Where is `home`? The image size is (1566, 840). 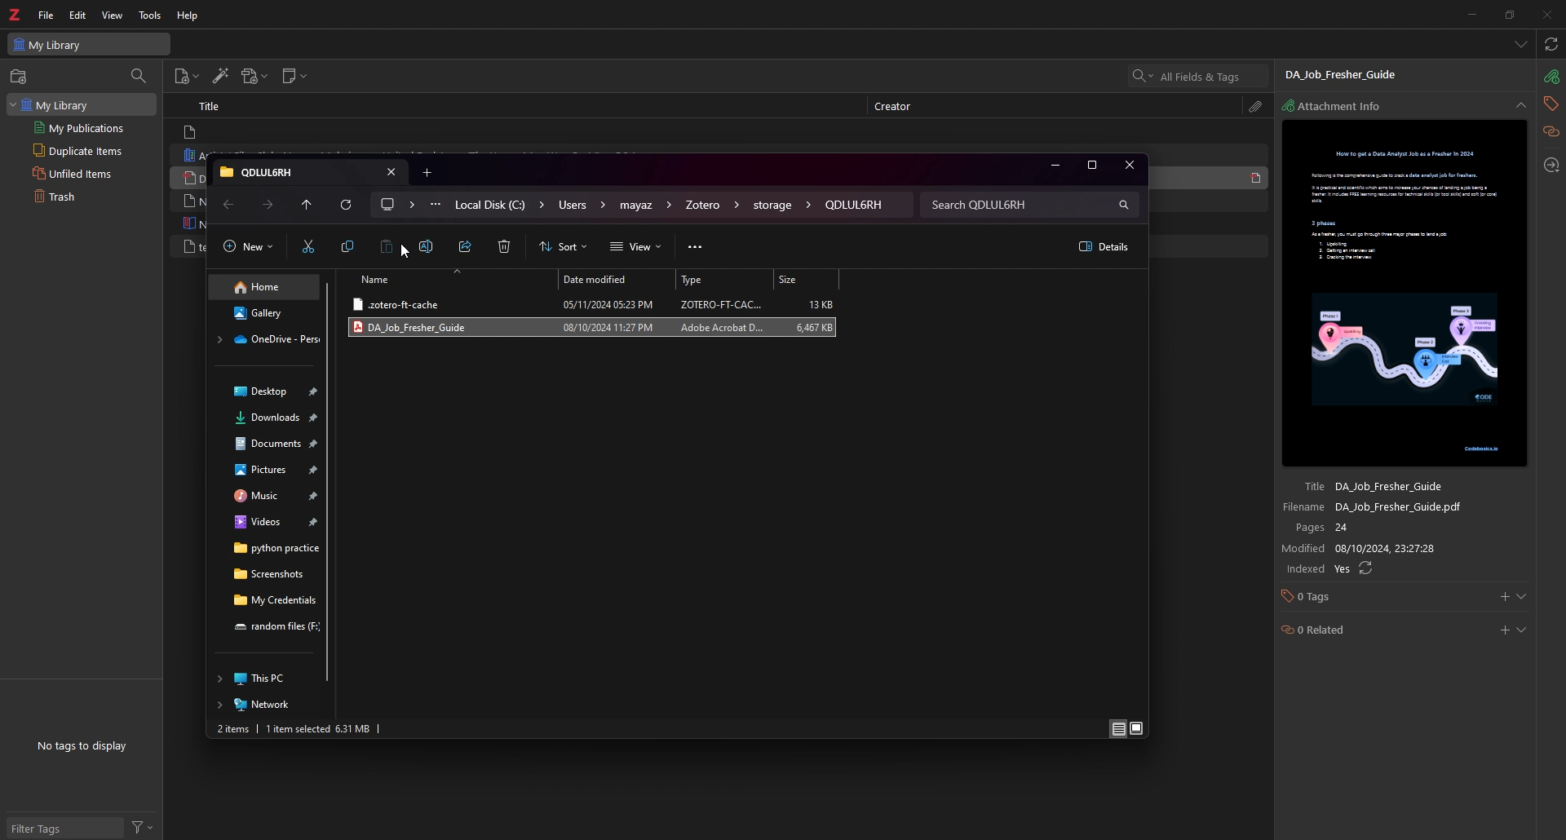 home is located at coordinates (266, 288).